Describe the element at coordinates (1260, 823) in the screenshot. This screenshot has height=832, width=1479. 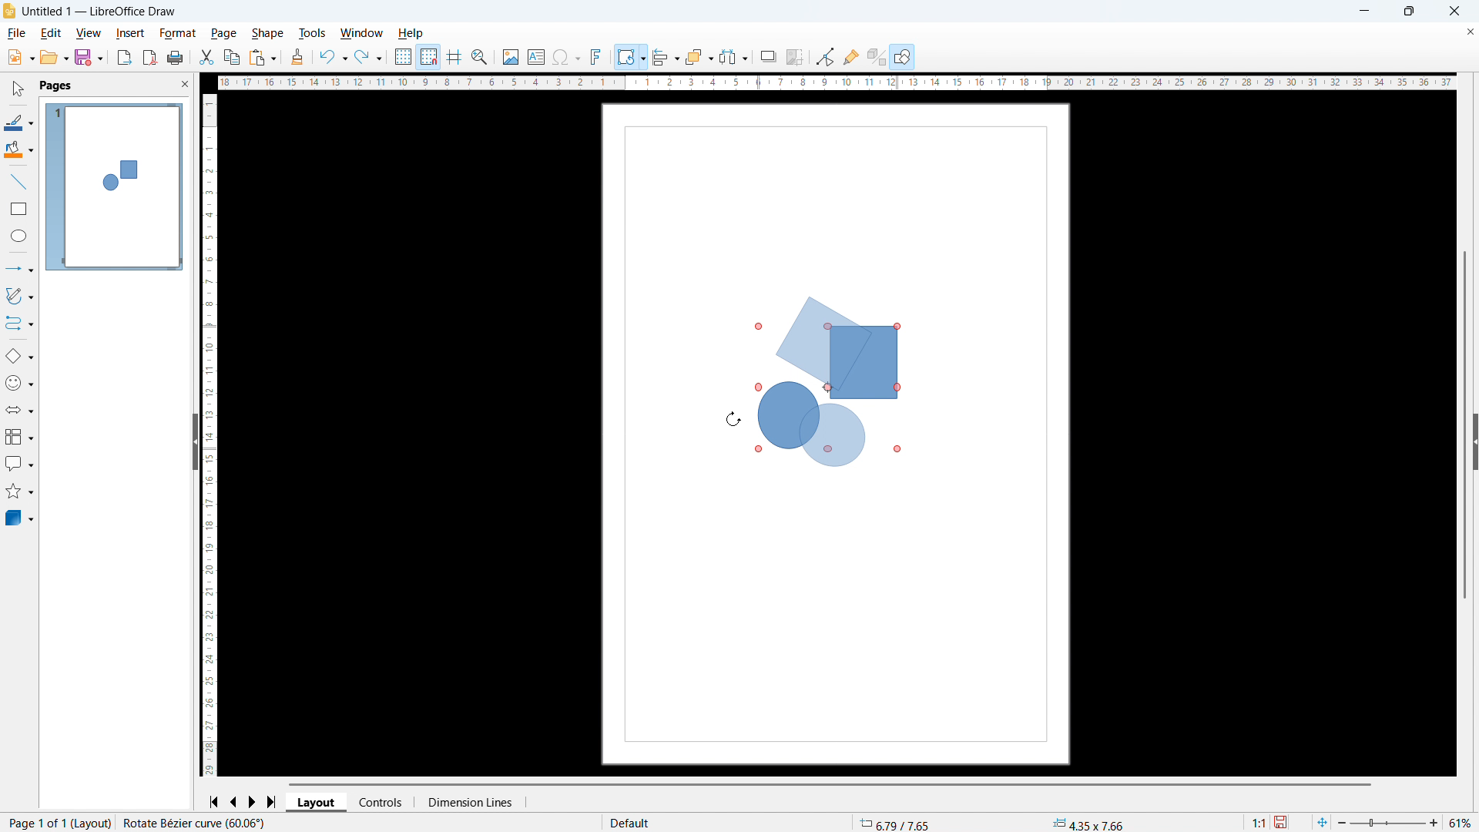
I see `Scaling factor ` at that location.